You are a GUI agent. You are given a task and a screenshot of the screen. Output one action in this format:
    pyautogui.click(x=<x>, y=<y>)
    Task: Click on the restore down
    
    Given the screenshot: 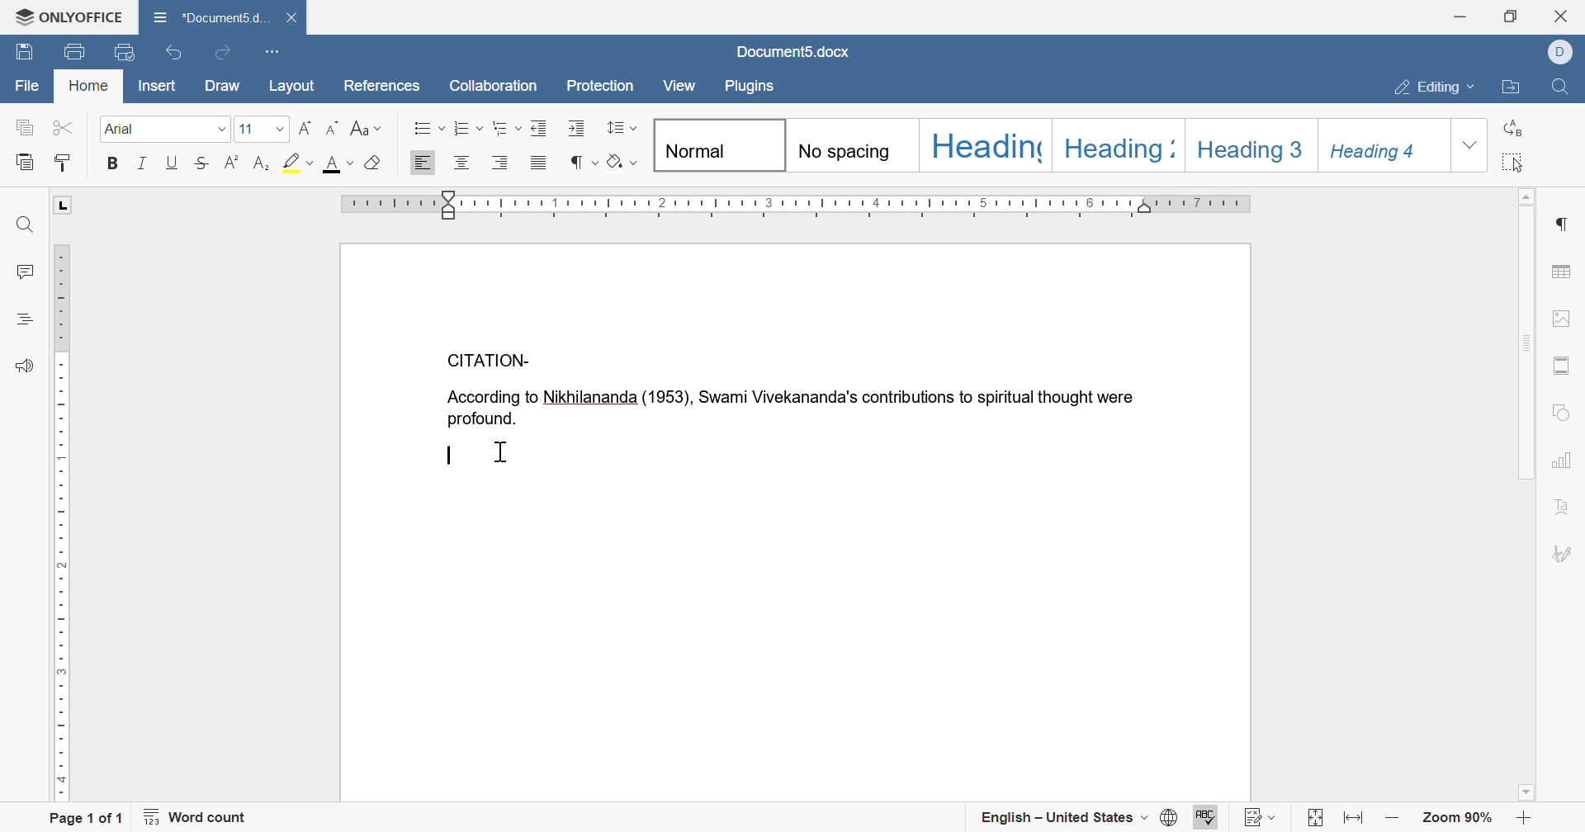 What is the action you would take?
    pyautogui.click(x=1511, y=14)
    